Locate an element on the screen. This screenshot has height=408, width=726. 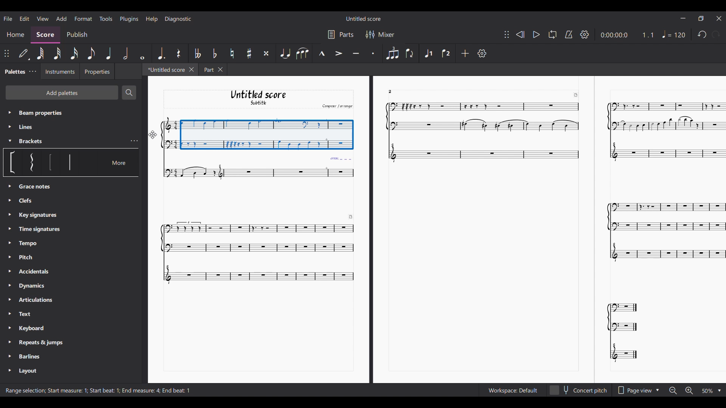
 is located at coordinates (260, 270).